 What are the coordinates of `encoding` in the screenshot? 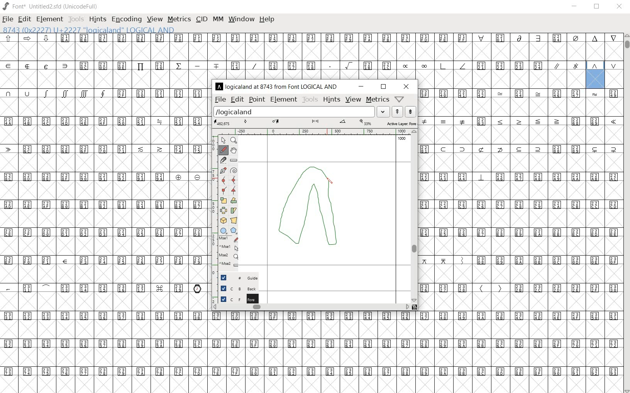 It's located at (127, 19).